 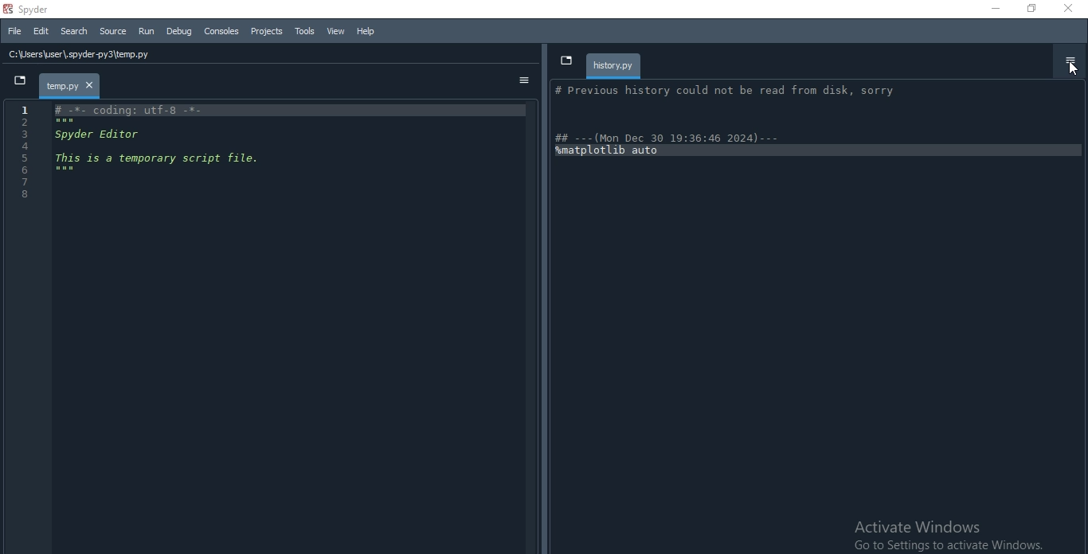 What do you see at coordinates (275, 327) in the screenshot?
I see `IDE` at bounding box center [275, 327].